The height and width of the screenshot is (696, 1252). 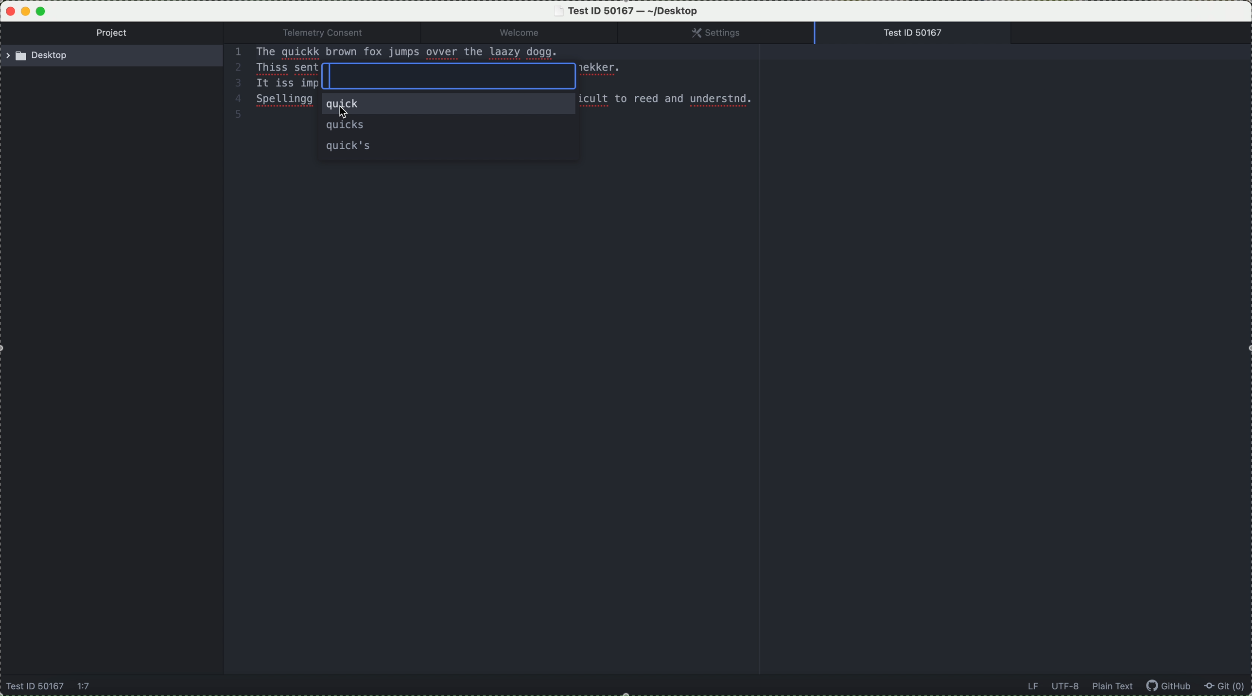 What do you see at coordinates (331, 33) in the screenshot?
I see `Telemetry consent` at bounding box center [331, 33].